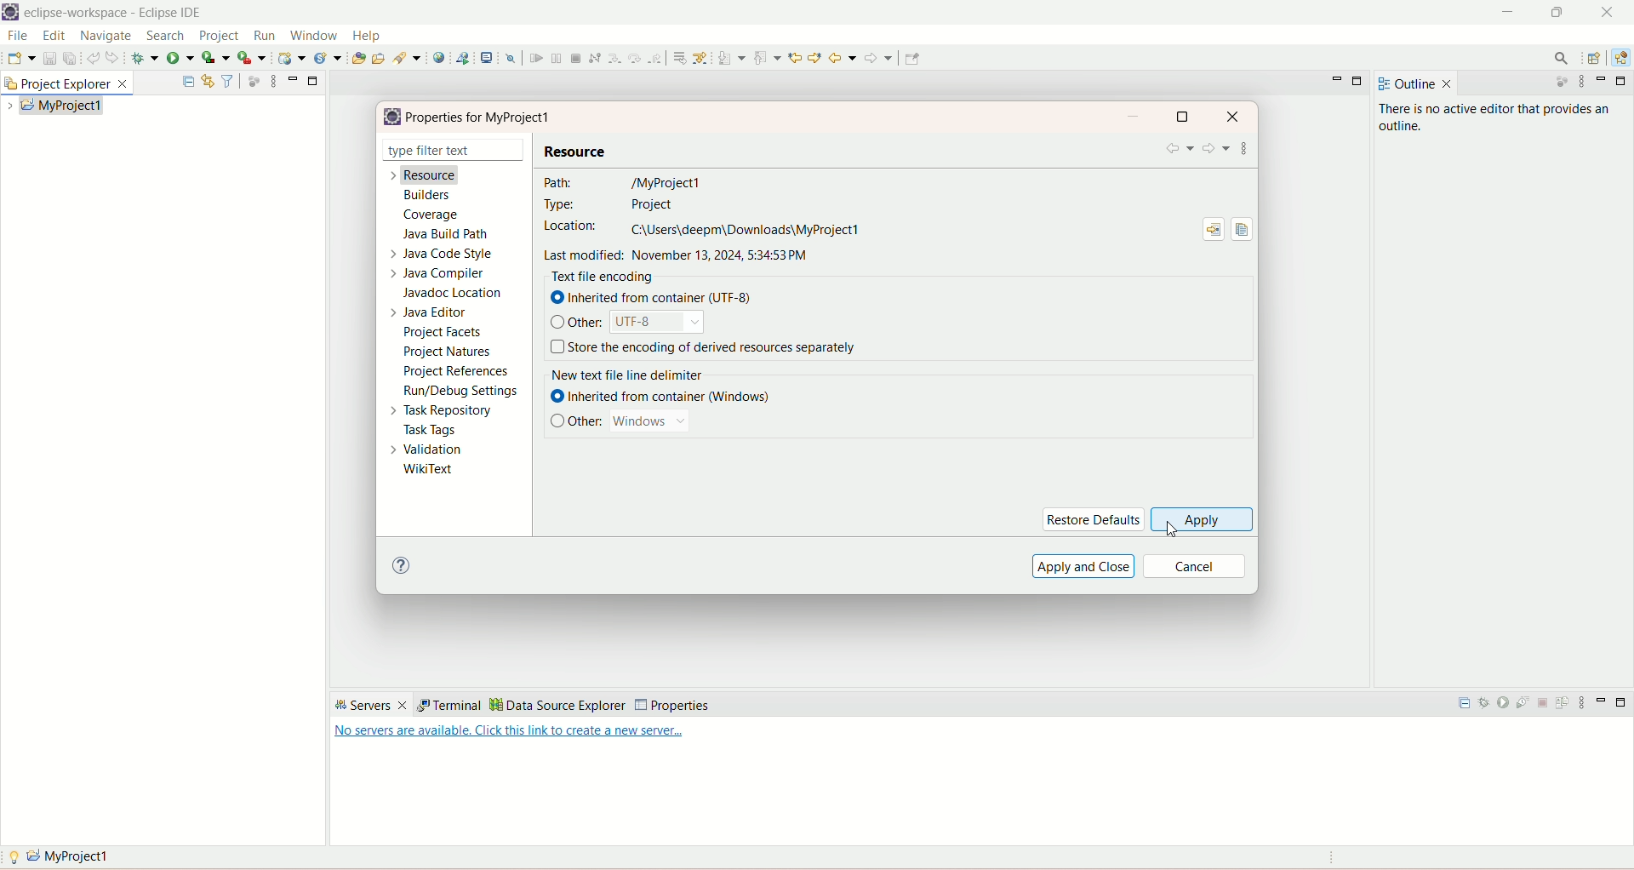 The height and width of the screenshot is (870, 1634). What do you see at coordinates (440, 412) in the screenshot?
I see `task repository` at bounding box center [440, 412].